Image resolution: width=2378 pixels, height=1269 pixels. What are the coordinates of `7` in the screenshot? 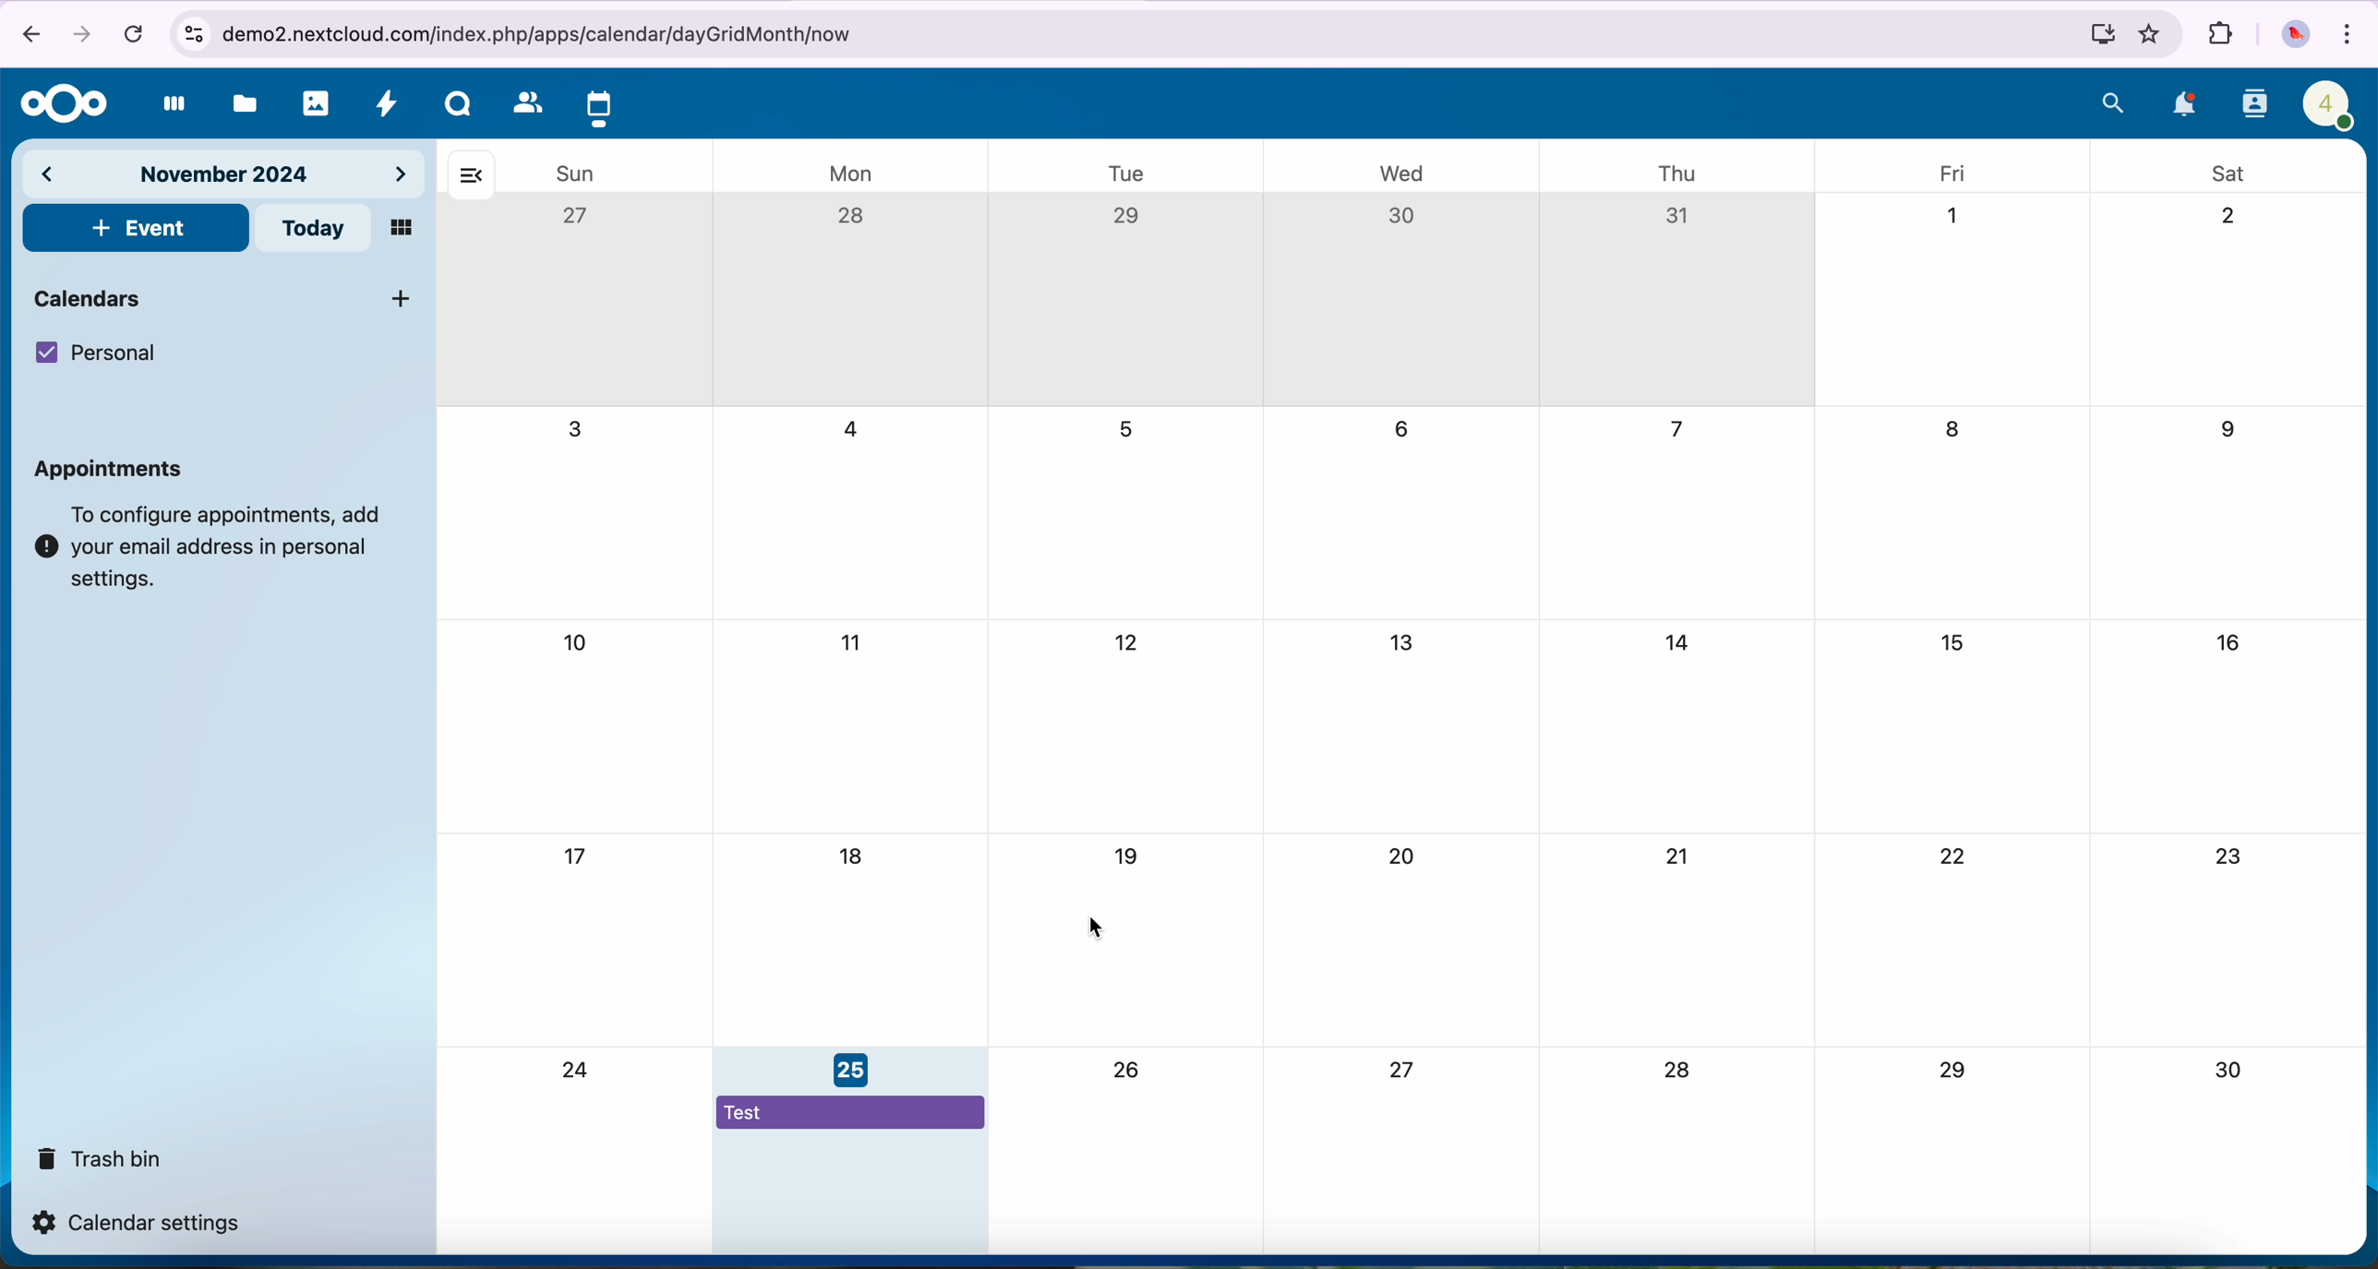 It's located at (1675, 431).